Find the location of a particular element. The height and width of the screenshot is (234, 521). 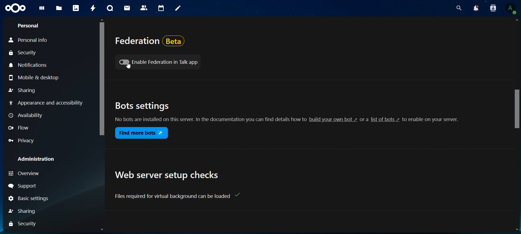

web server setup checks is located at coordinates (167, 174).